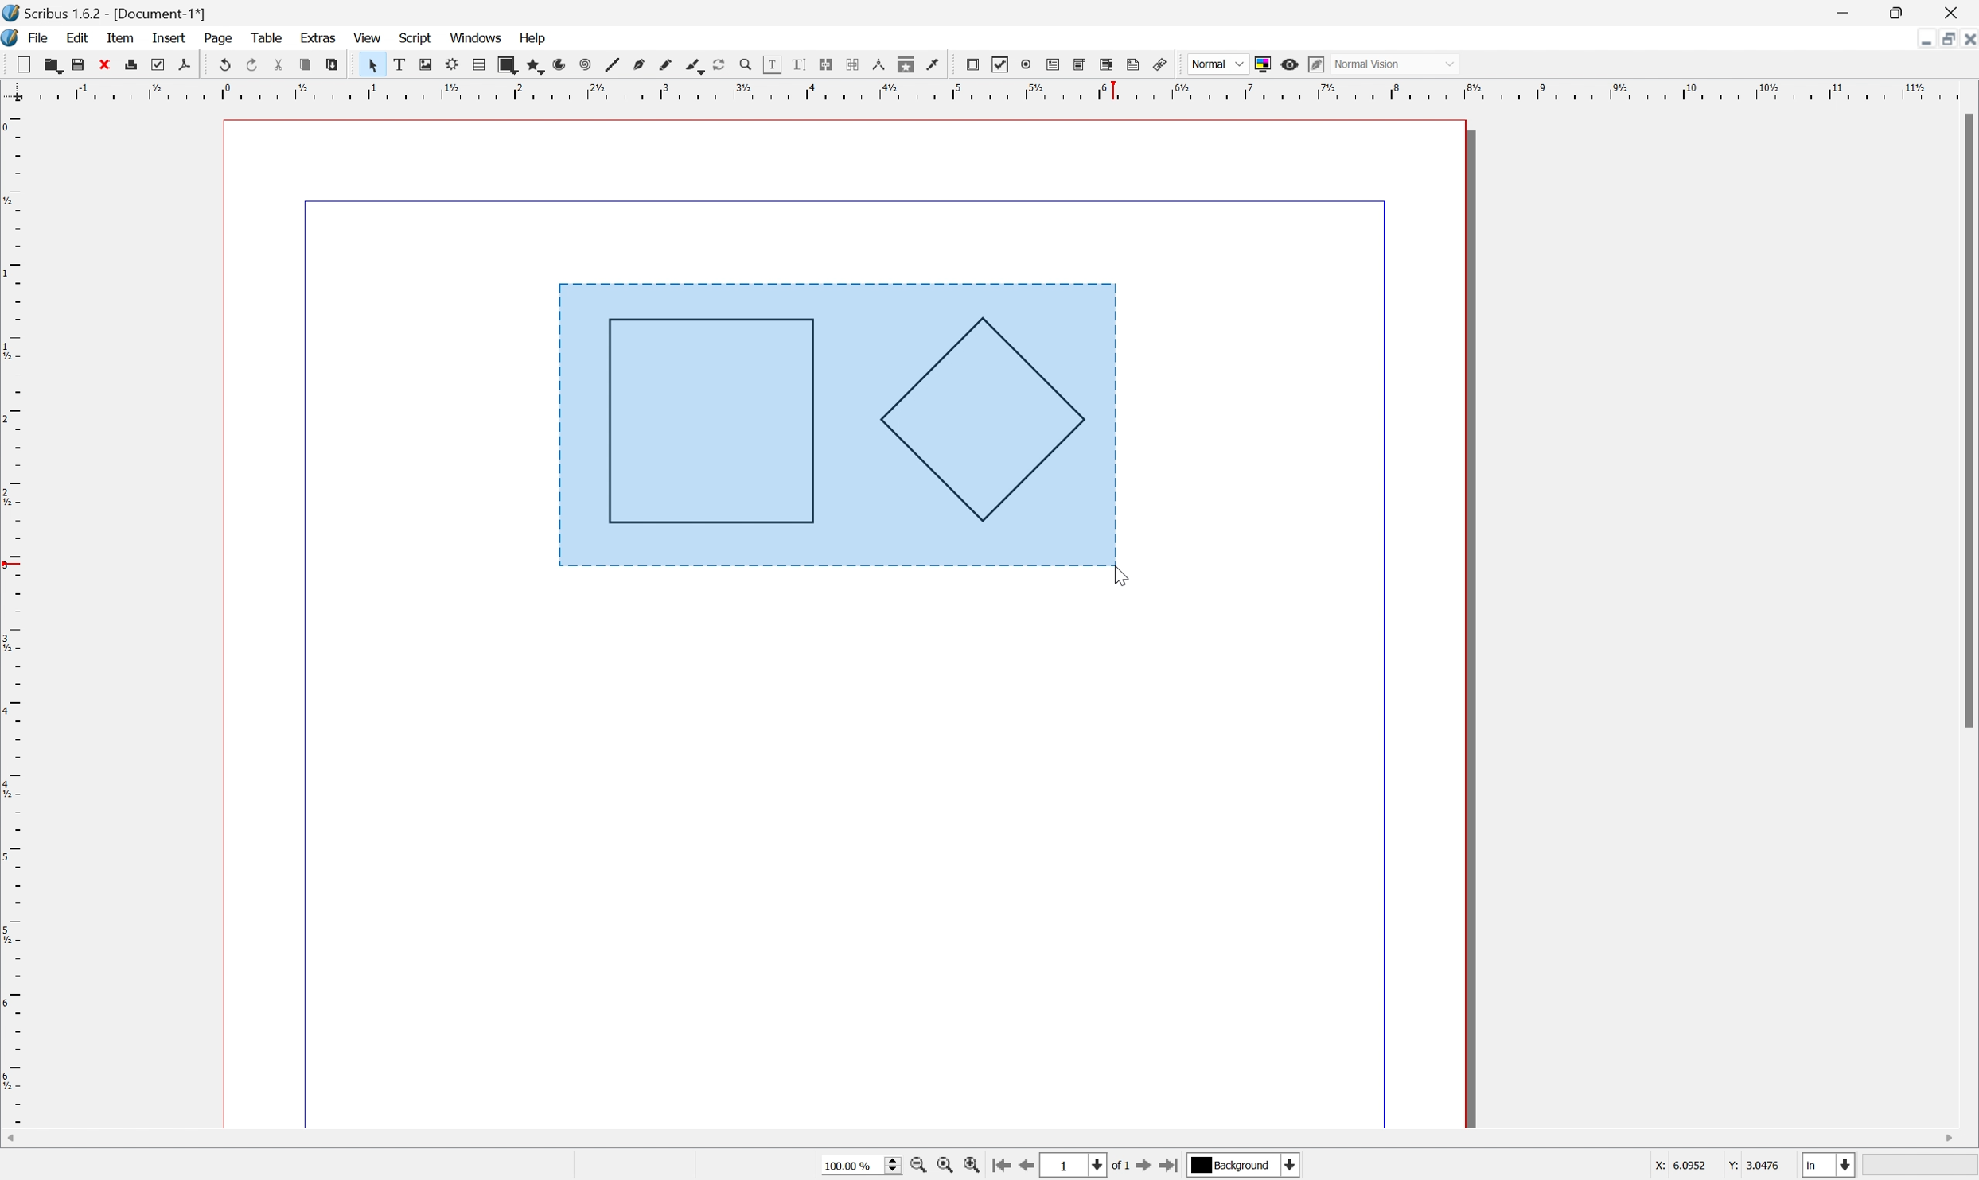 Image resolution: width=1979 pixels, height=1180 pixels. I want to click on Go to next page, so click(1139, 1167).